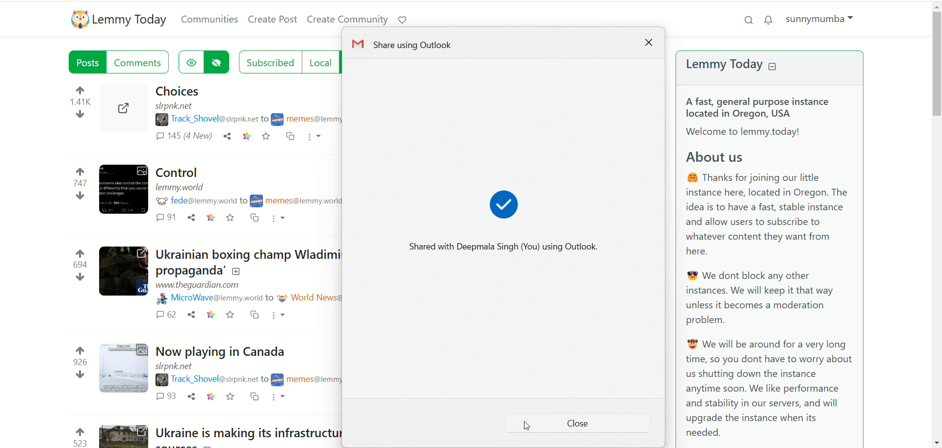 This screenshot has width=942, height=448. I want to click on local, so click(319, 61).